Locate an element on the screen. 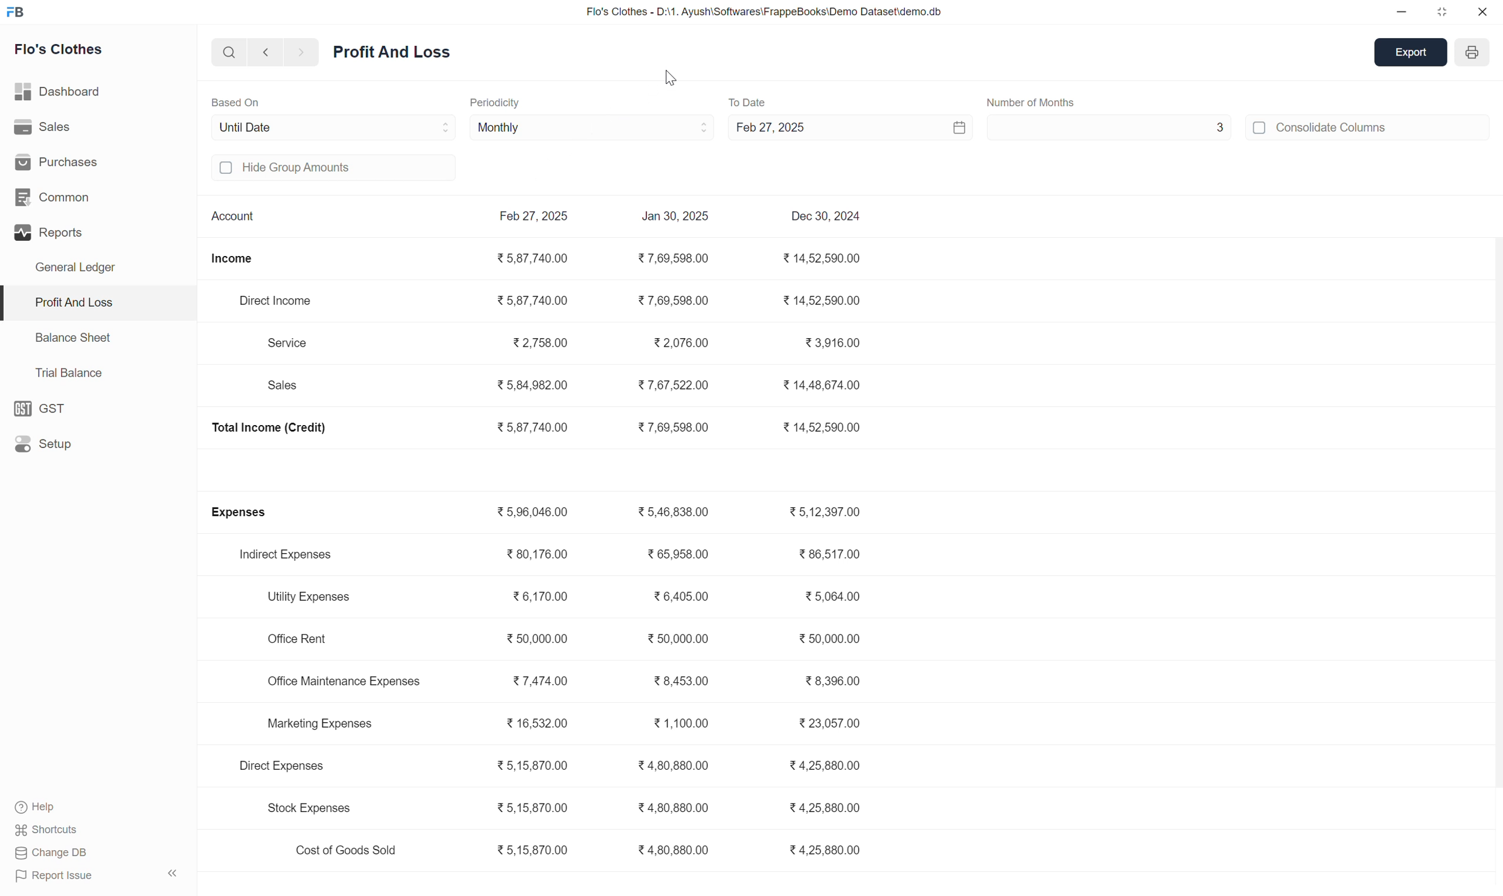  ?Help is located at coordinates (57, 807).